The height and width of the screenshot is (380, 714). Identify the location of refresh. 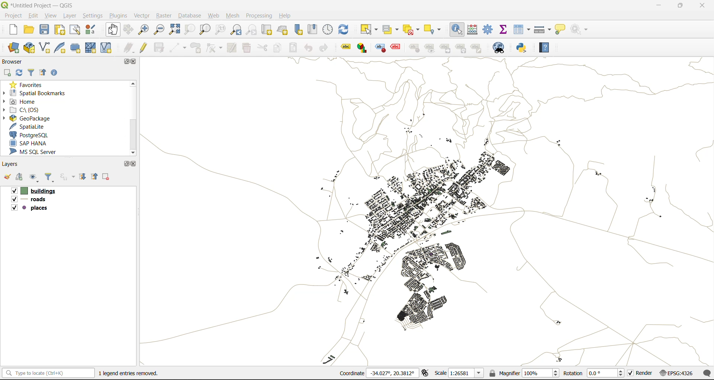
(19, 73).